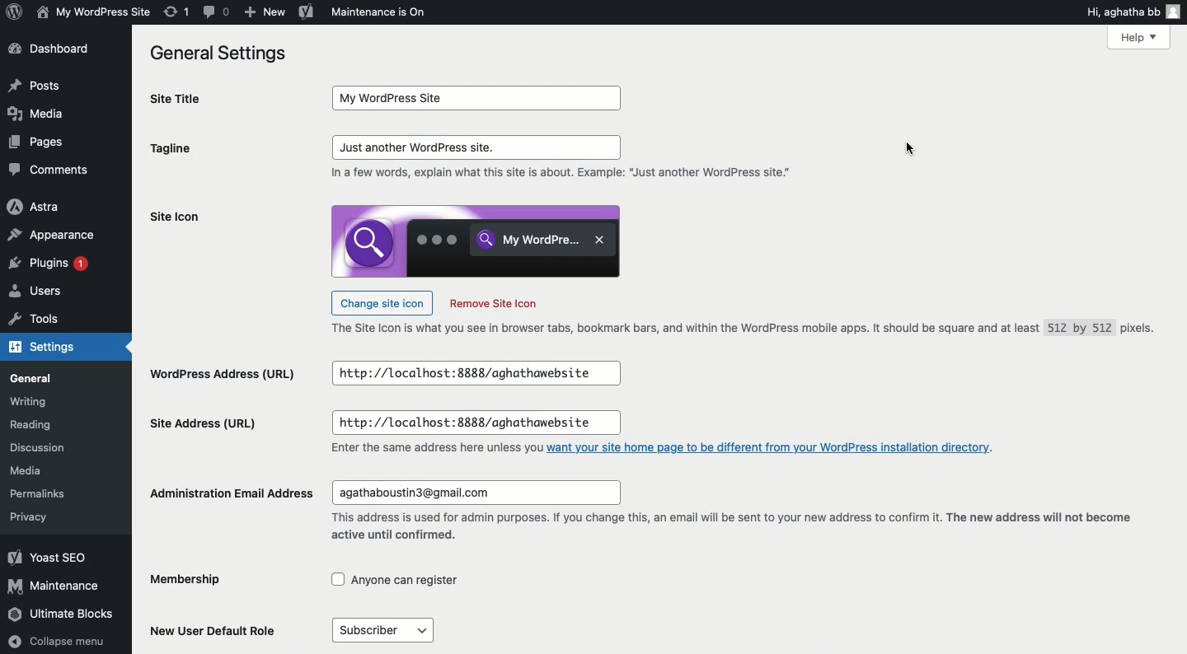 The image size is (1187, 654). What do you see at coordinates (35, 208) in the screenshot?
I see `Astra` at bounding box center [35, 208].